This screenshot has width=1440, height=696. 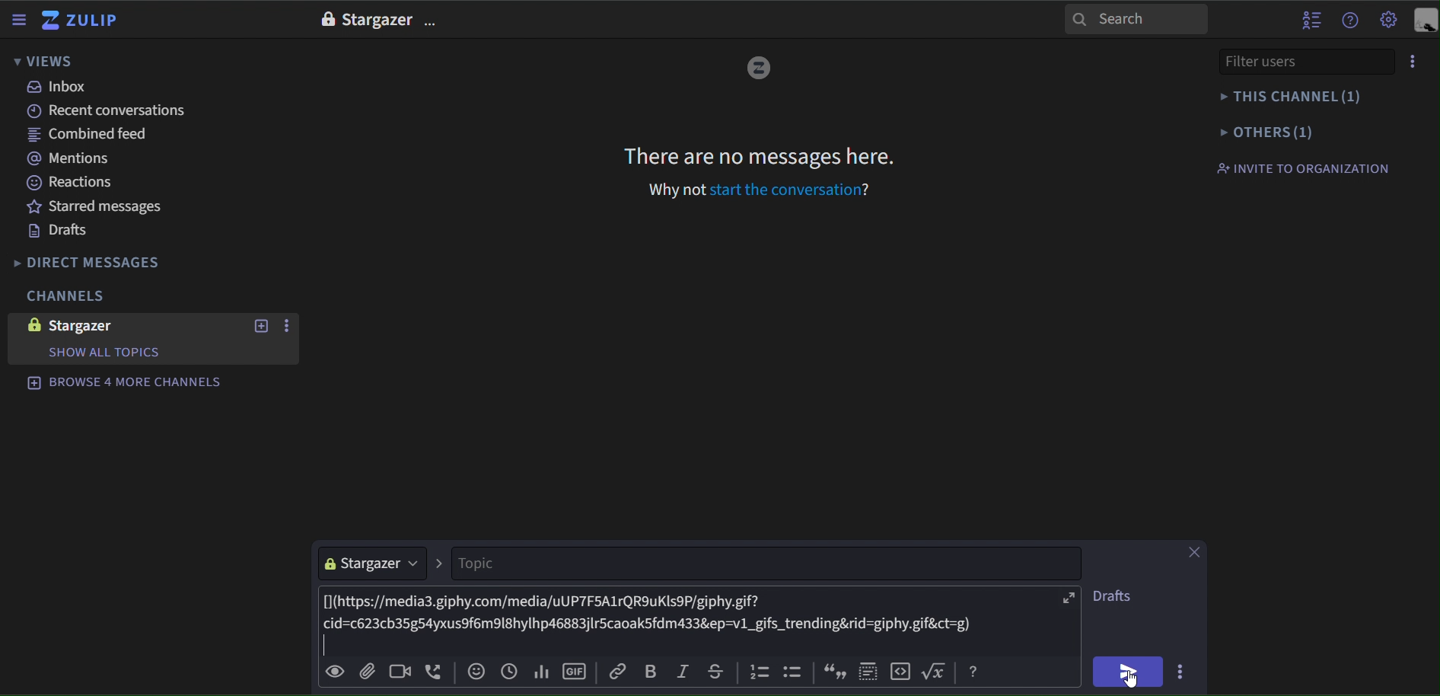 I want to click on upload files, so click(x=366, y=671).